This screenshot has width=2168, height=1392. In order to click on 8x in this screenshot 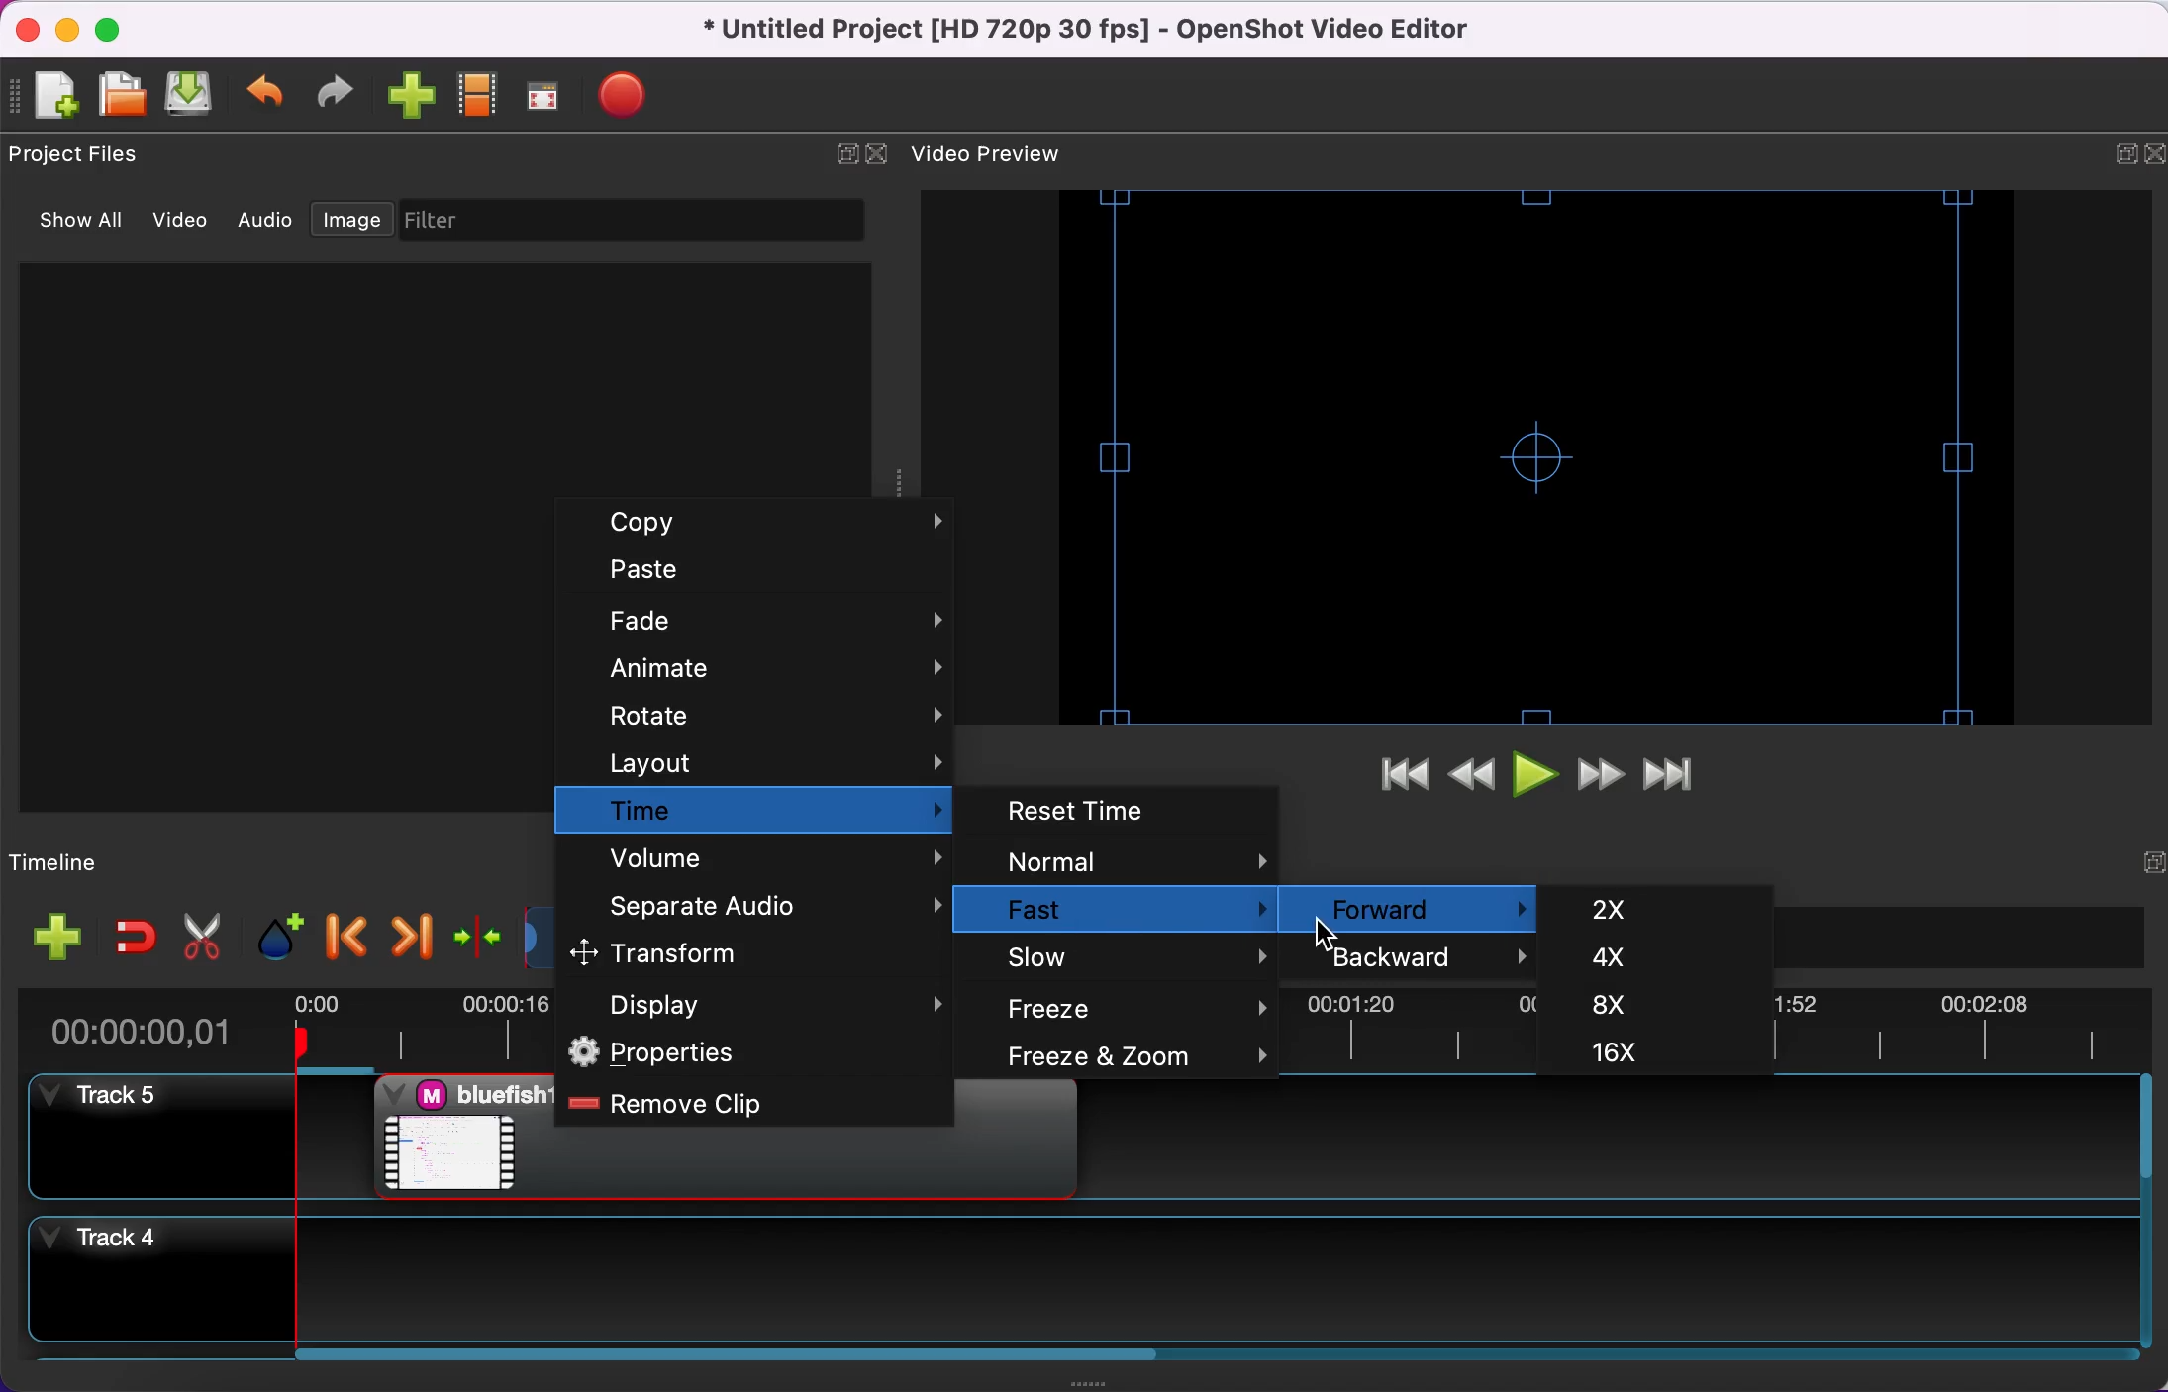, I will do `click(1643, 1001)`.